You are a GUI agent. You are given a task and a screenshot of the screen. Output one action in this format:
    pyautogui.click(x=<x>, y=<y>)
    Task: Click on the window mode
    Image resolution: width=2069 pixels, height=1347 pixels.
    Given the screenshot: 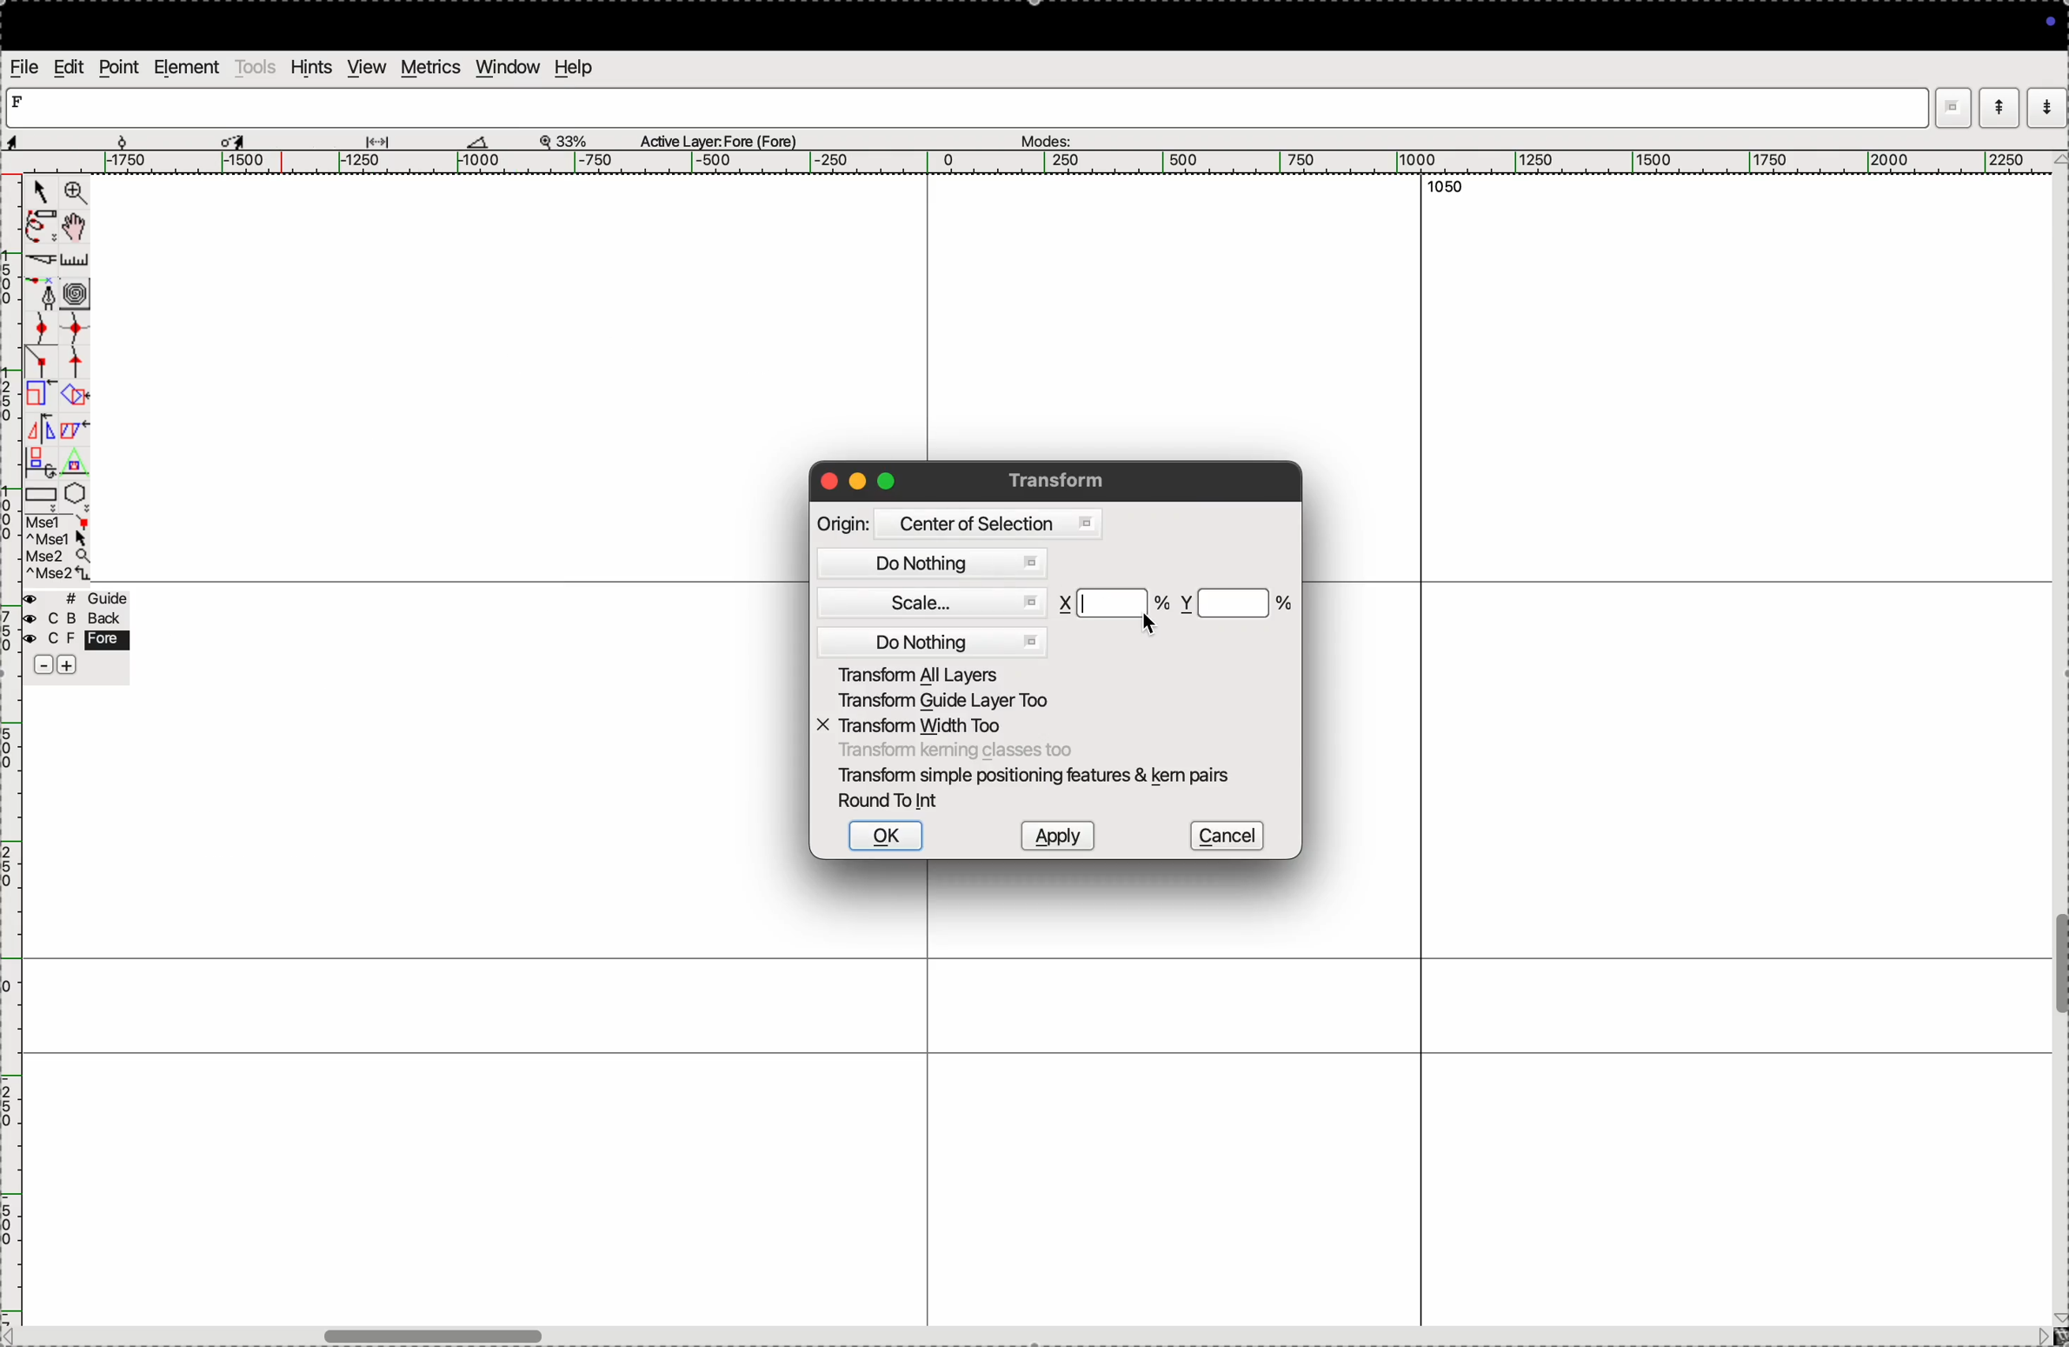 What is the action you would take?
    pyautogui.click(x=1953, y=110)
    